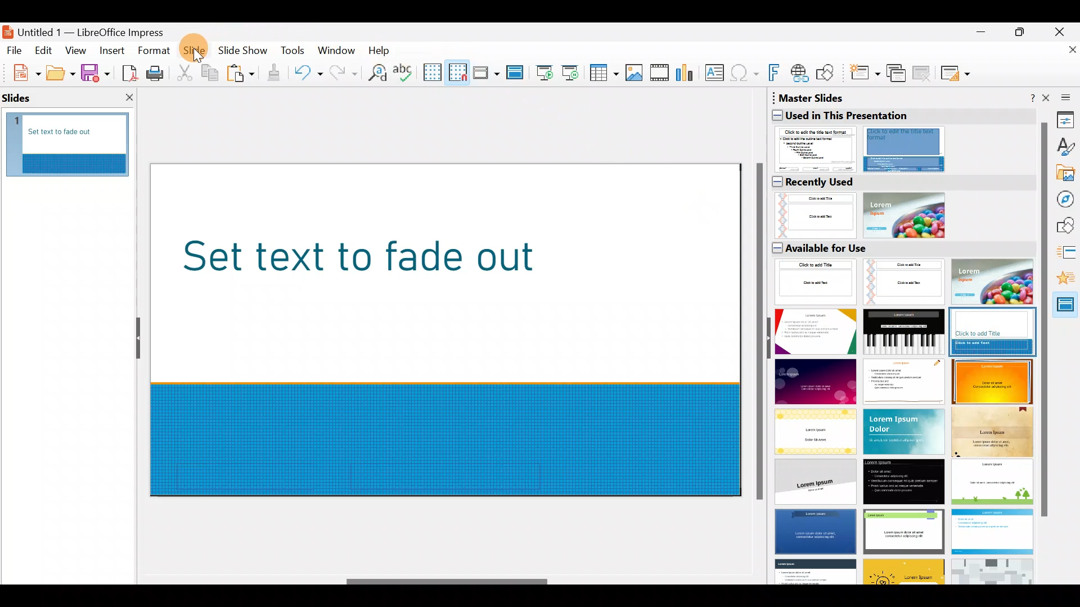  I want to click on Master slides used in this presentation, so click(901, 132).